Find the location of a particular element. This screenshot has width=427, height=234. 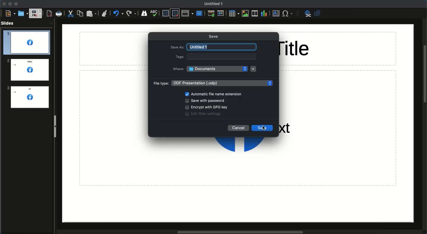

Current slide is located at coordinates (221, 14).